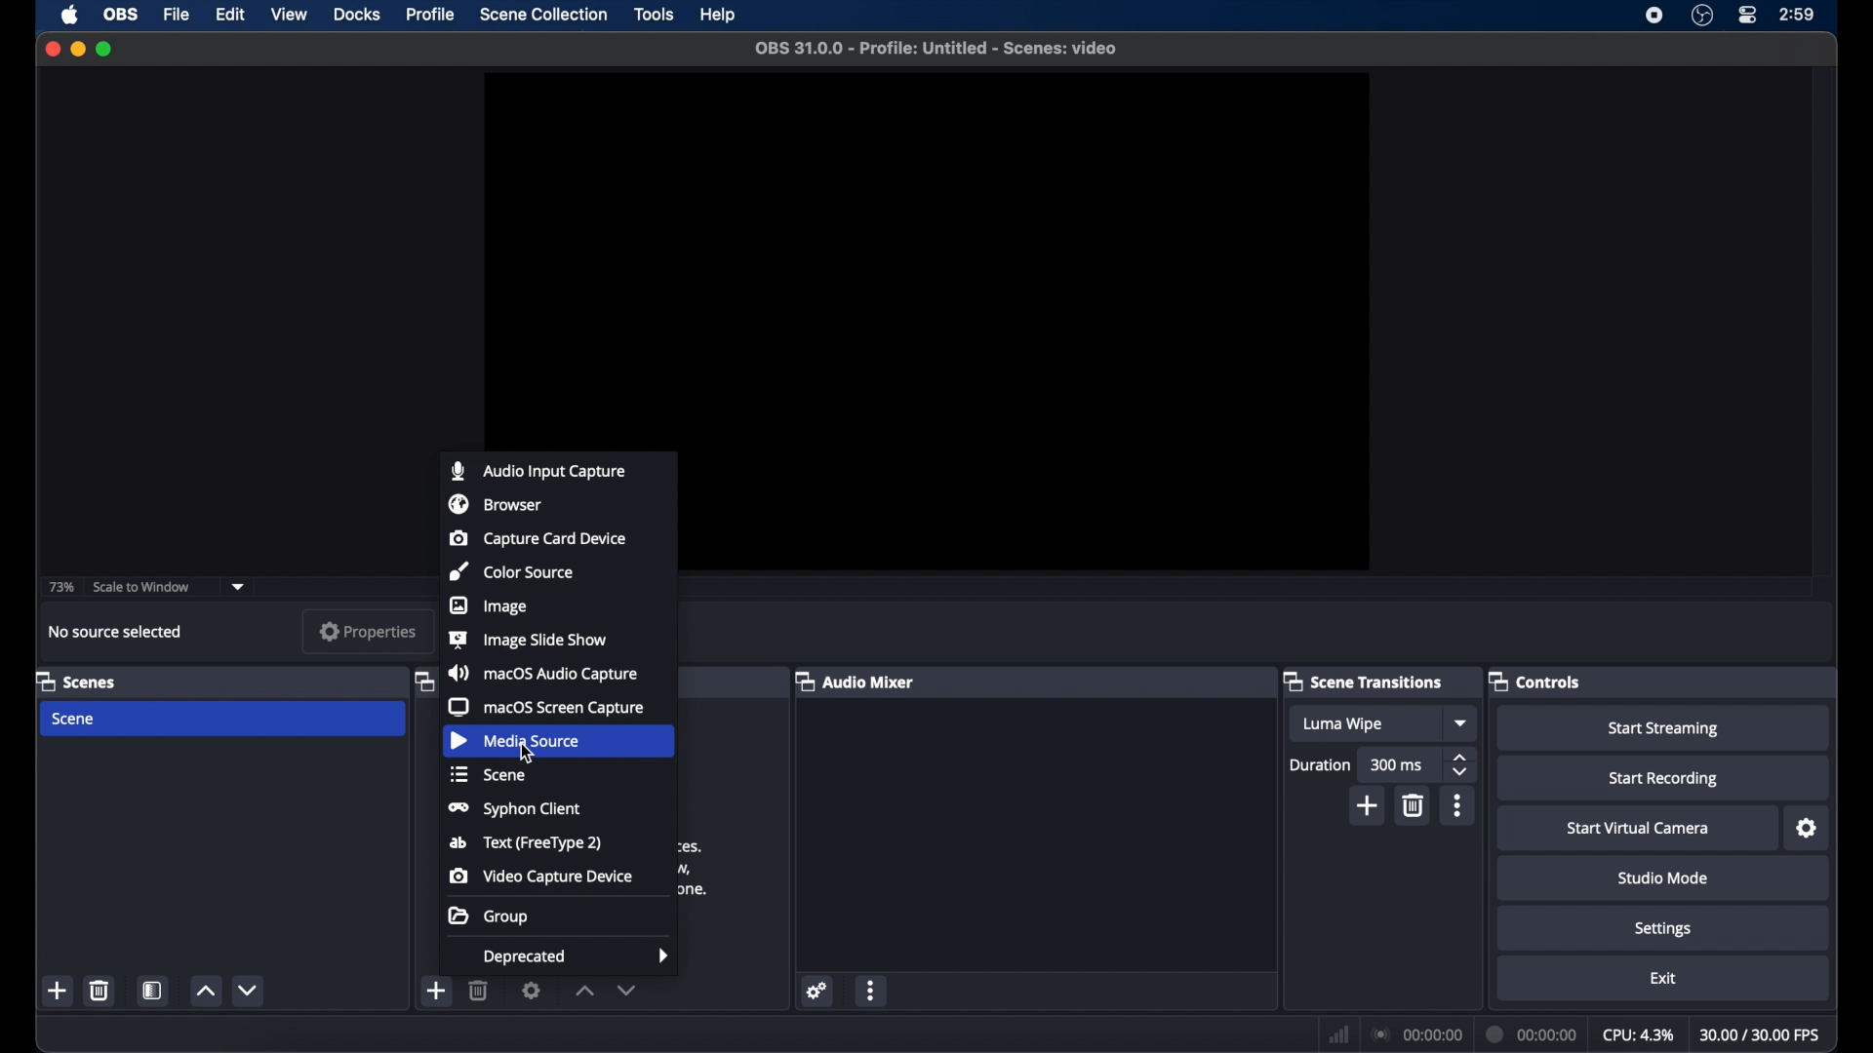 Image resolution: width=1873 pixels, height=1053 pixels. What do you see at coordinates (1344, 723) in the screenshot?
I see `luma wipe` at bounding box center [1344, 723].